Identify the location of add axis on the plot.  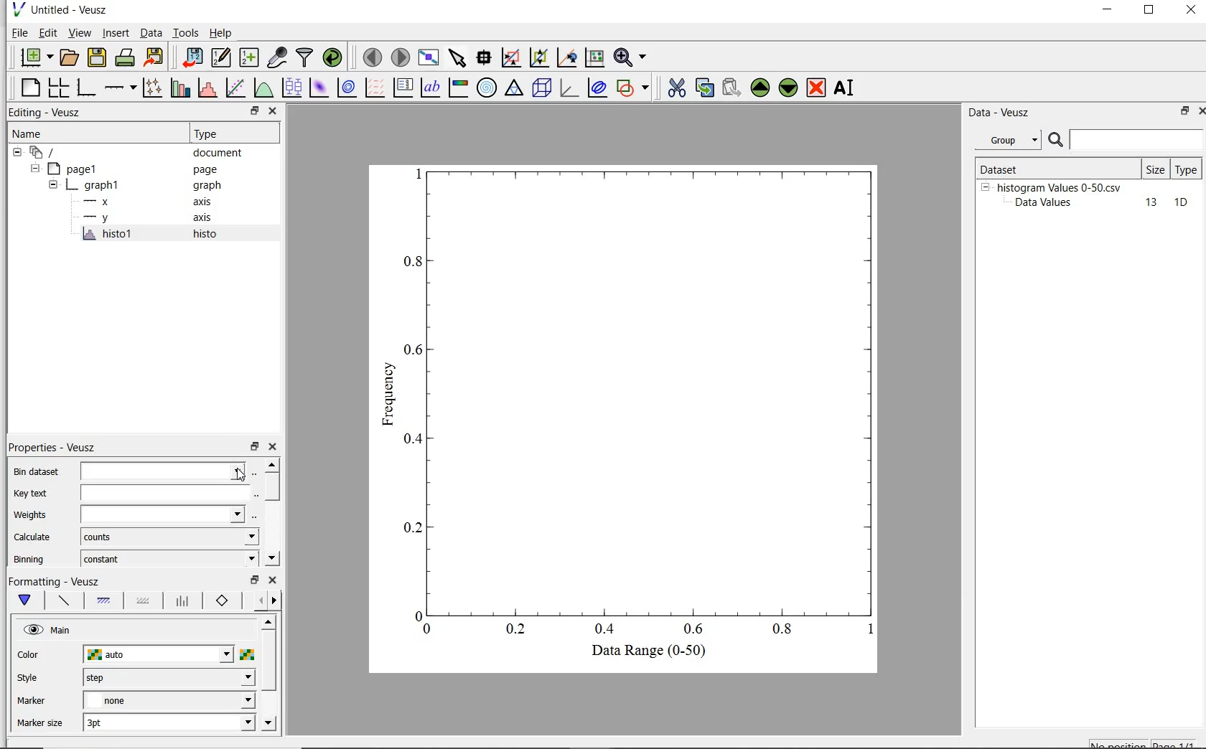
(120, 86).